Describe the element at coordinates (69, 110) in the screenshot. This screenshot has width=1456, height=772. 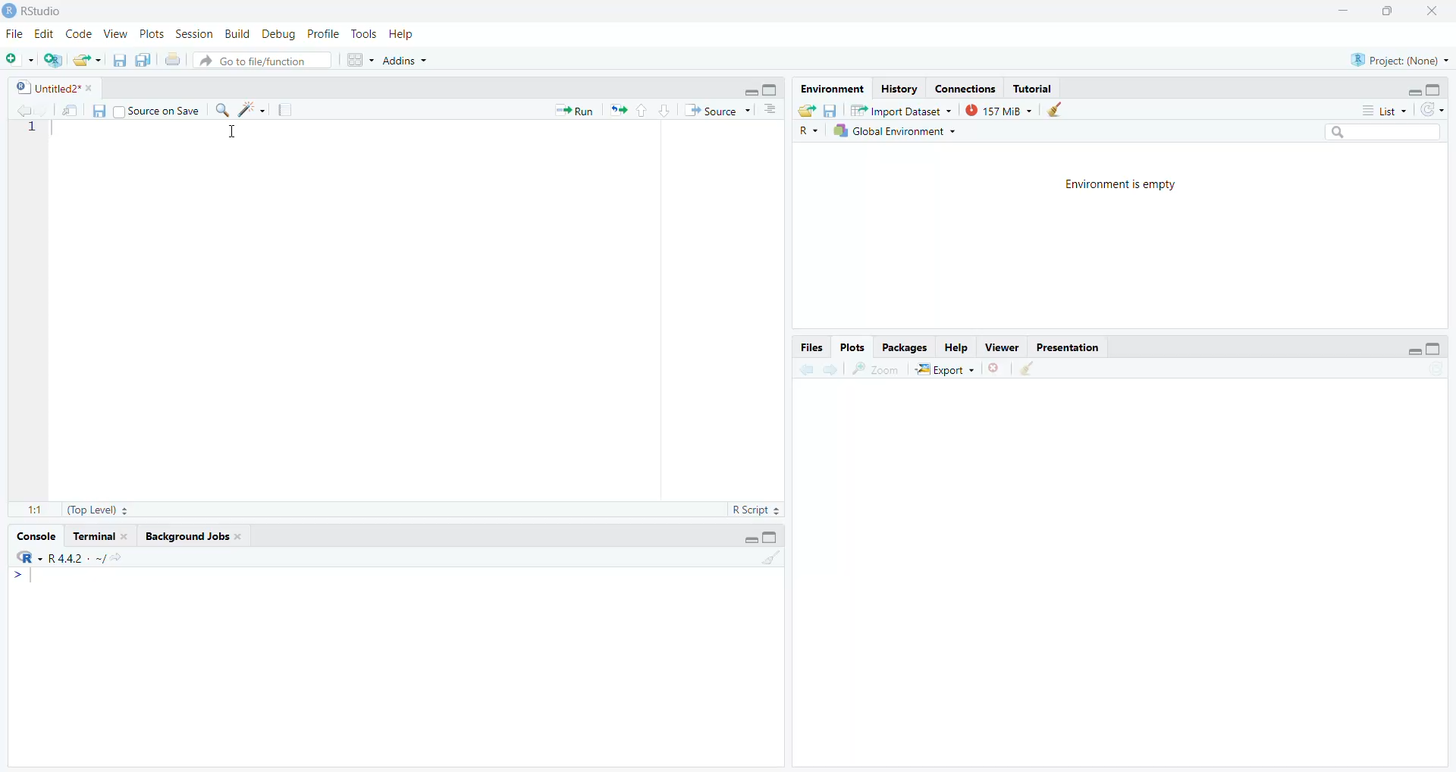
I see `show in new window` at that location.